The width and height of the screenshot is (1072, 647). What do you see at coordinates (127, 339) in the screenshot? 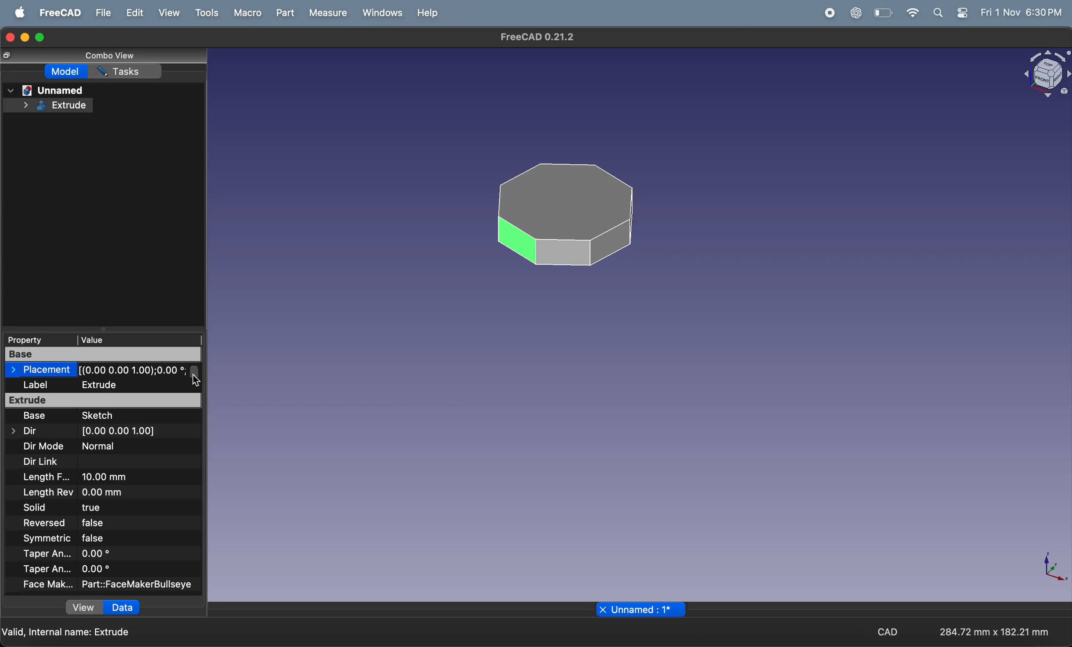
I see `value` at bounding box center [127, 339].